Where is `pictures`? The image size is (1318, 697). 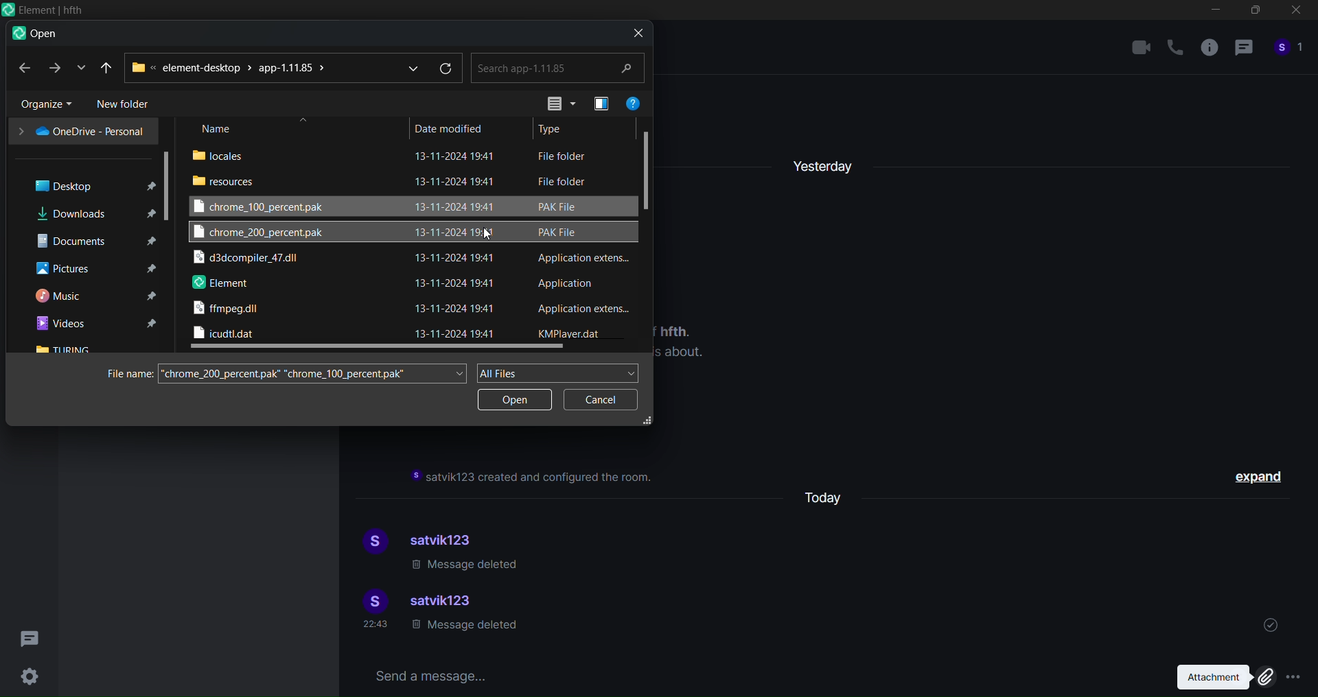 pictures is located at coordinates (93, 269).